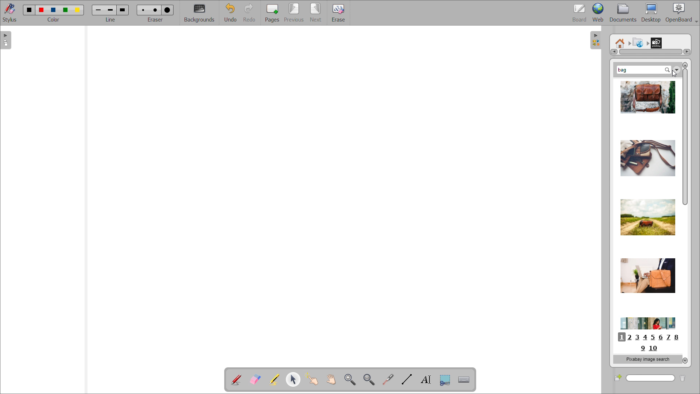  I want to click on draw lines, so click(407, 379).